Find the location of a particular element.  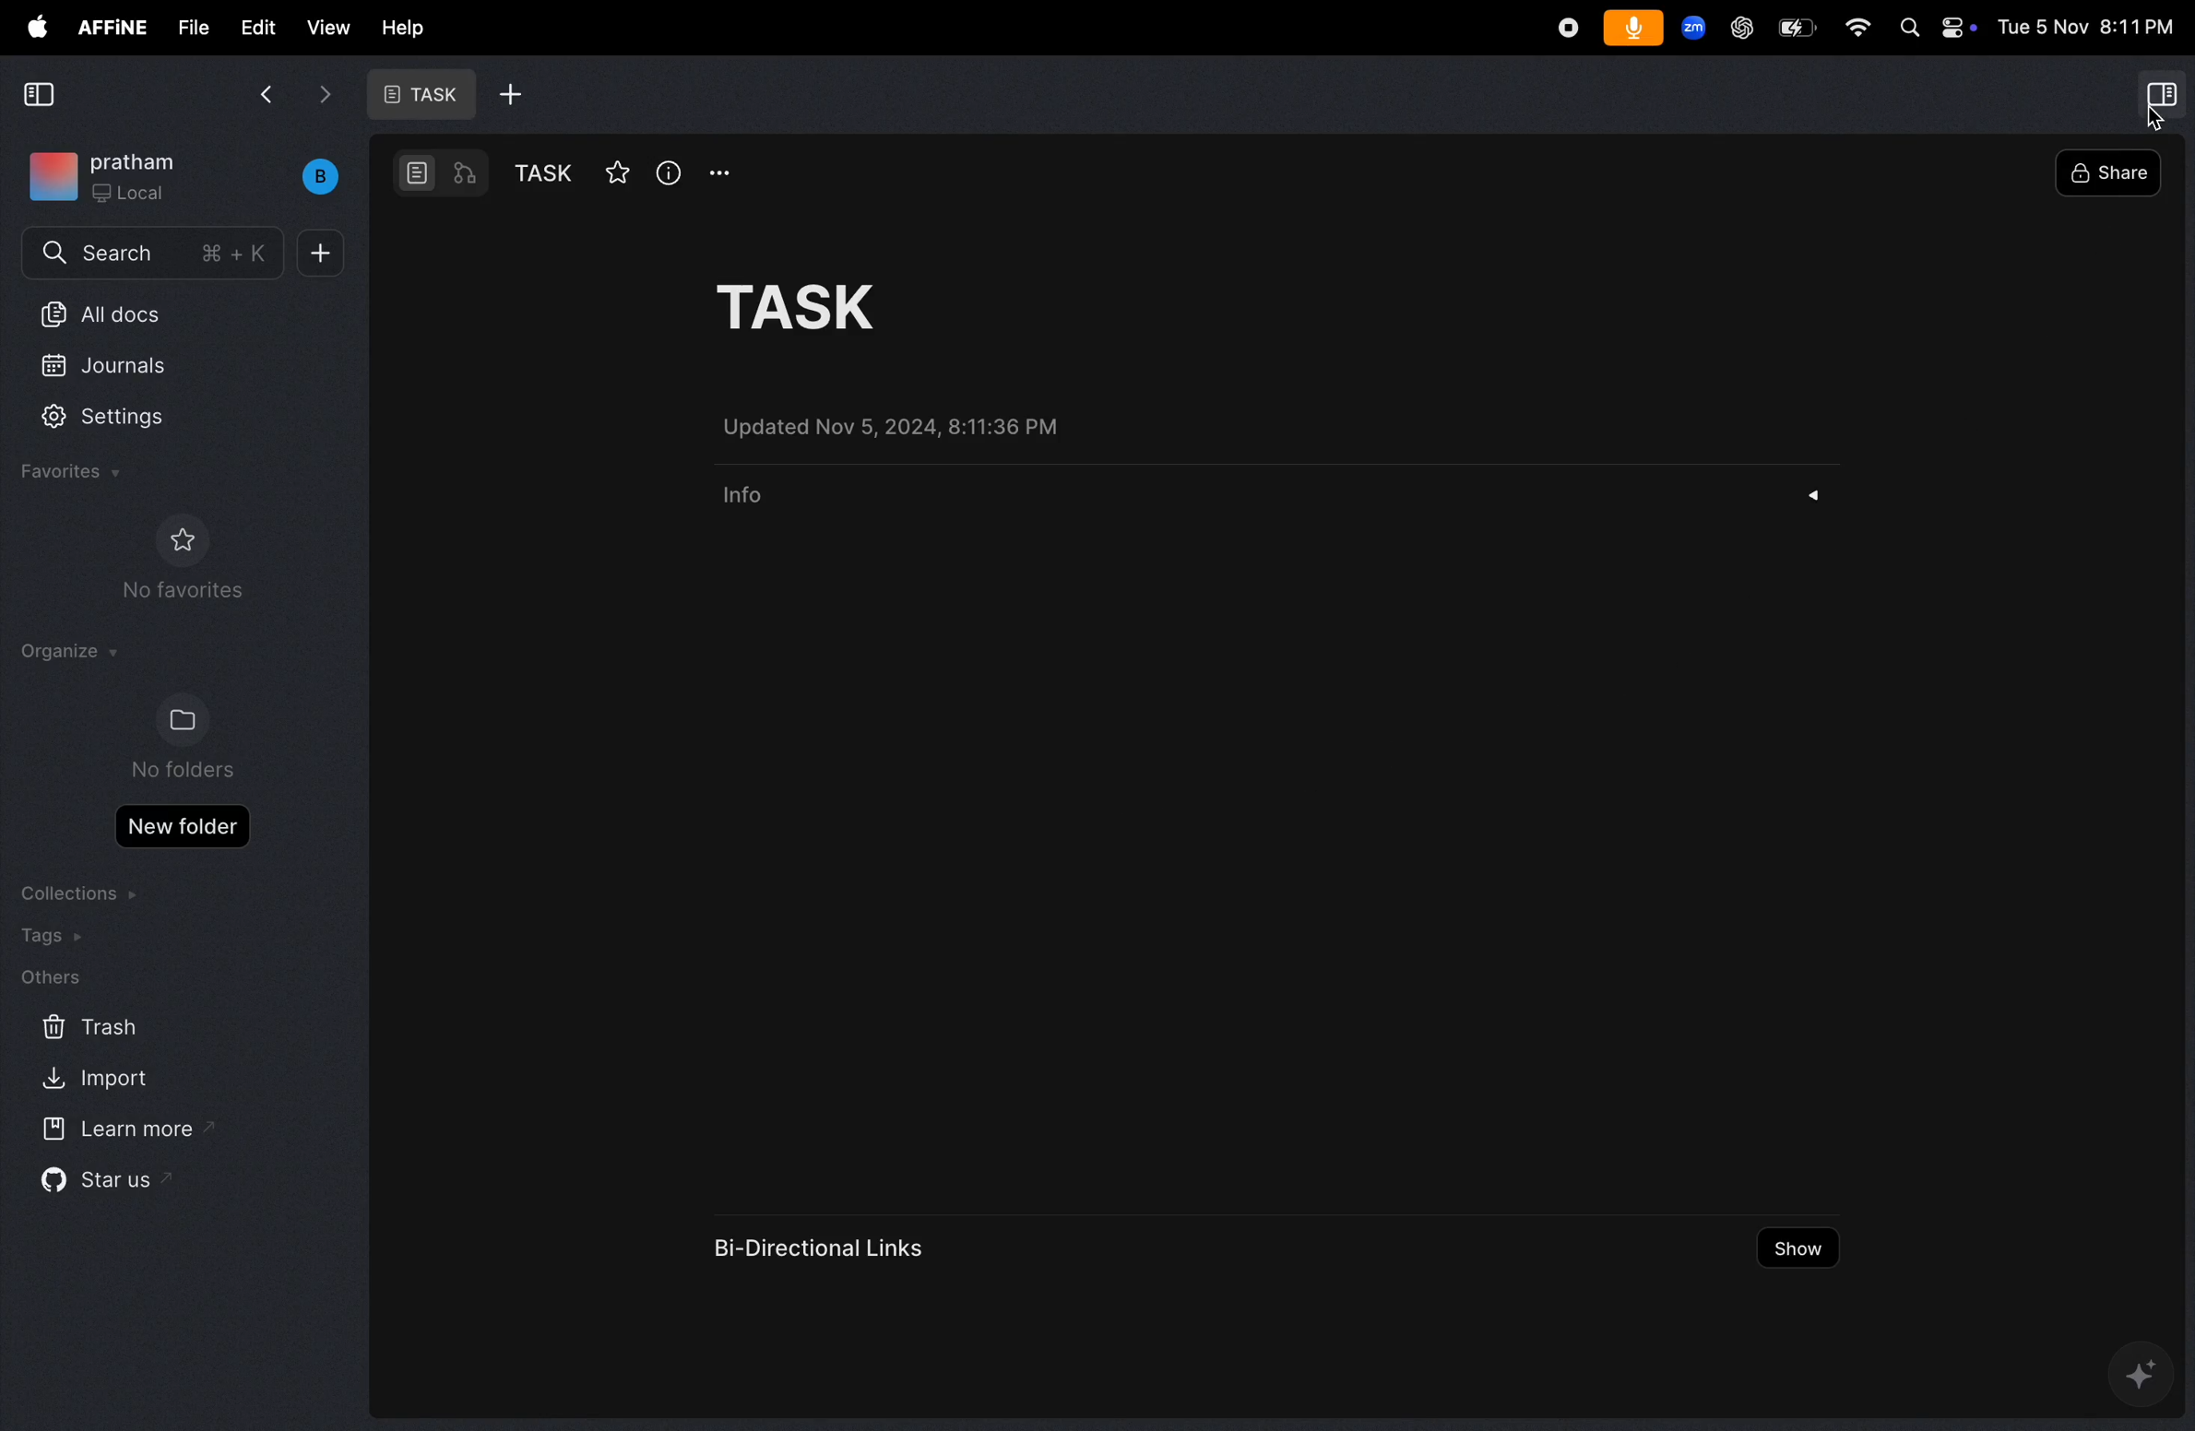

trash is located at coordinates (86, 1028).